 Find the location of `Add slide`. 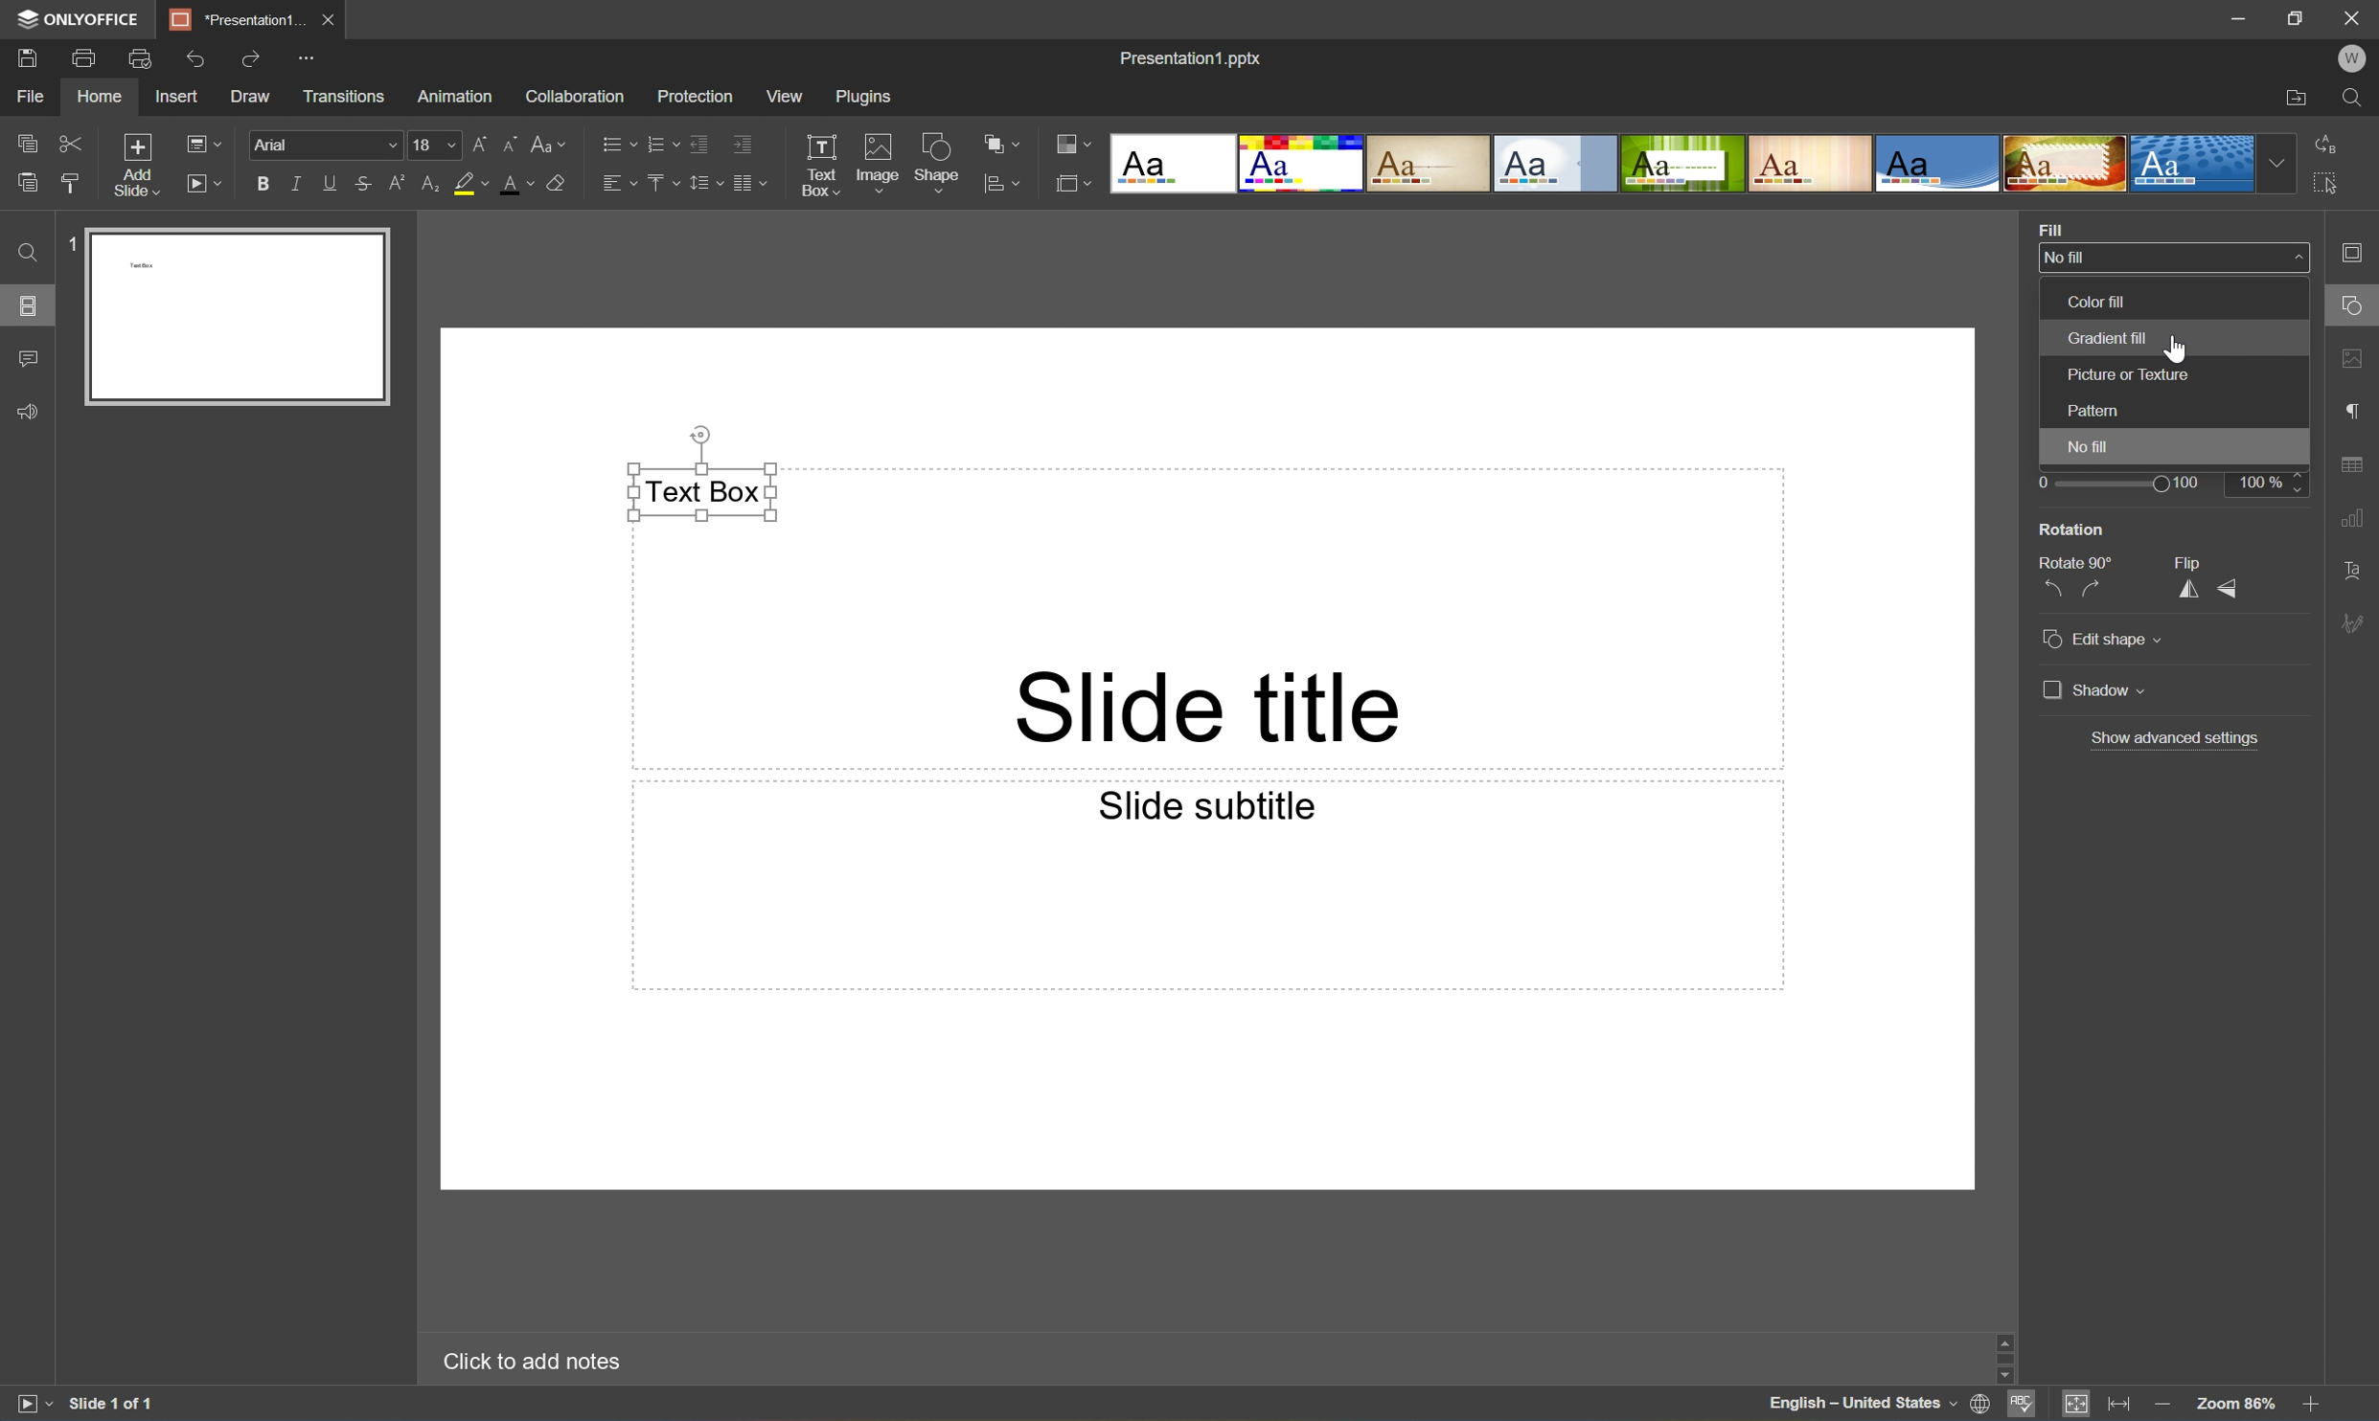

Add slide is located at coordinates (137, 165).